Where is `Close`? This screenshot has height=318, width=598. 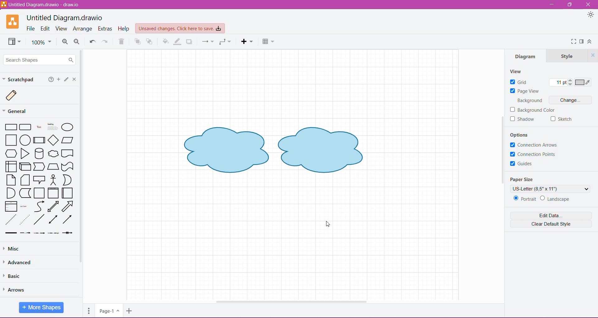
Close is located at coordinates (593, 55).